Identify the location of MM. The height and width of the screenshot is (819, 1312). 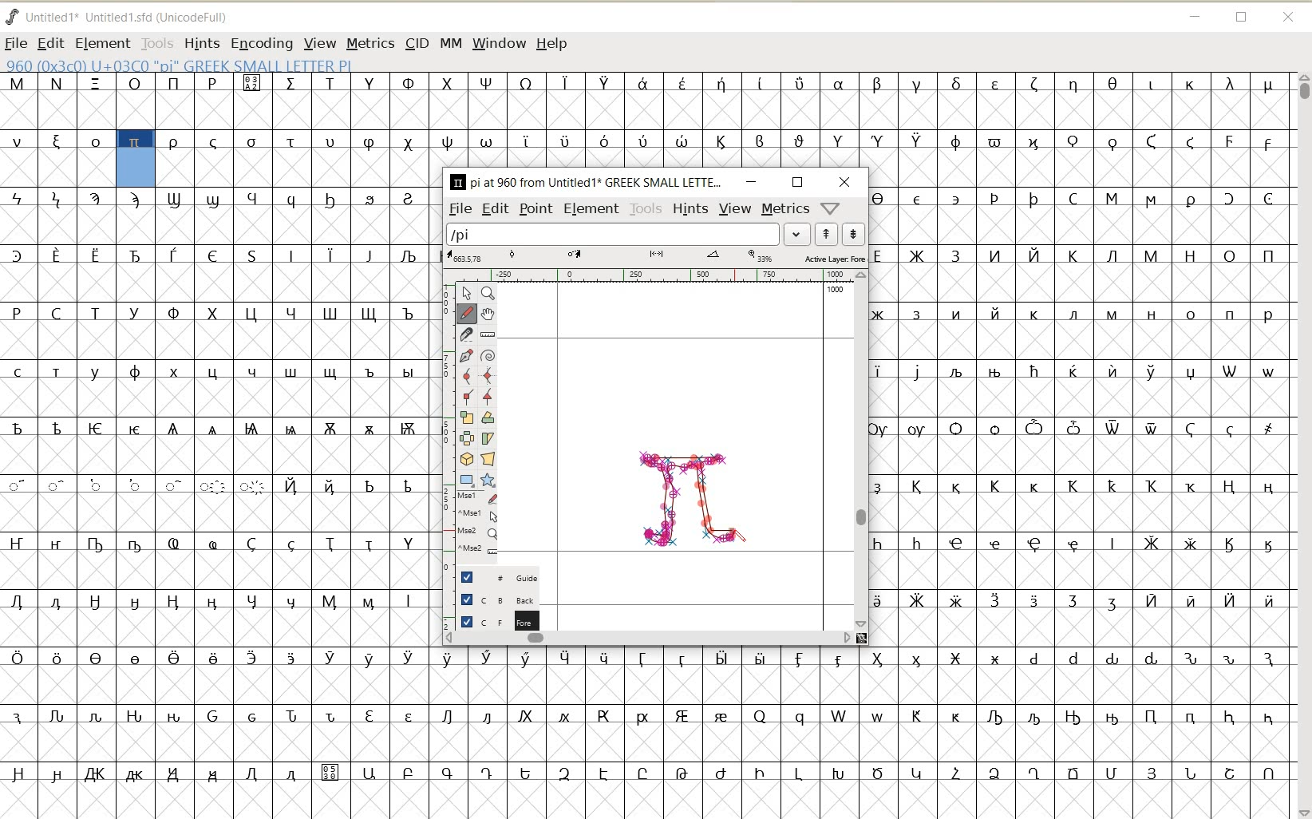
(450, 42).